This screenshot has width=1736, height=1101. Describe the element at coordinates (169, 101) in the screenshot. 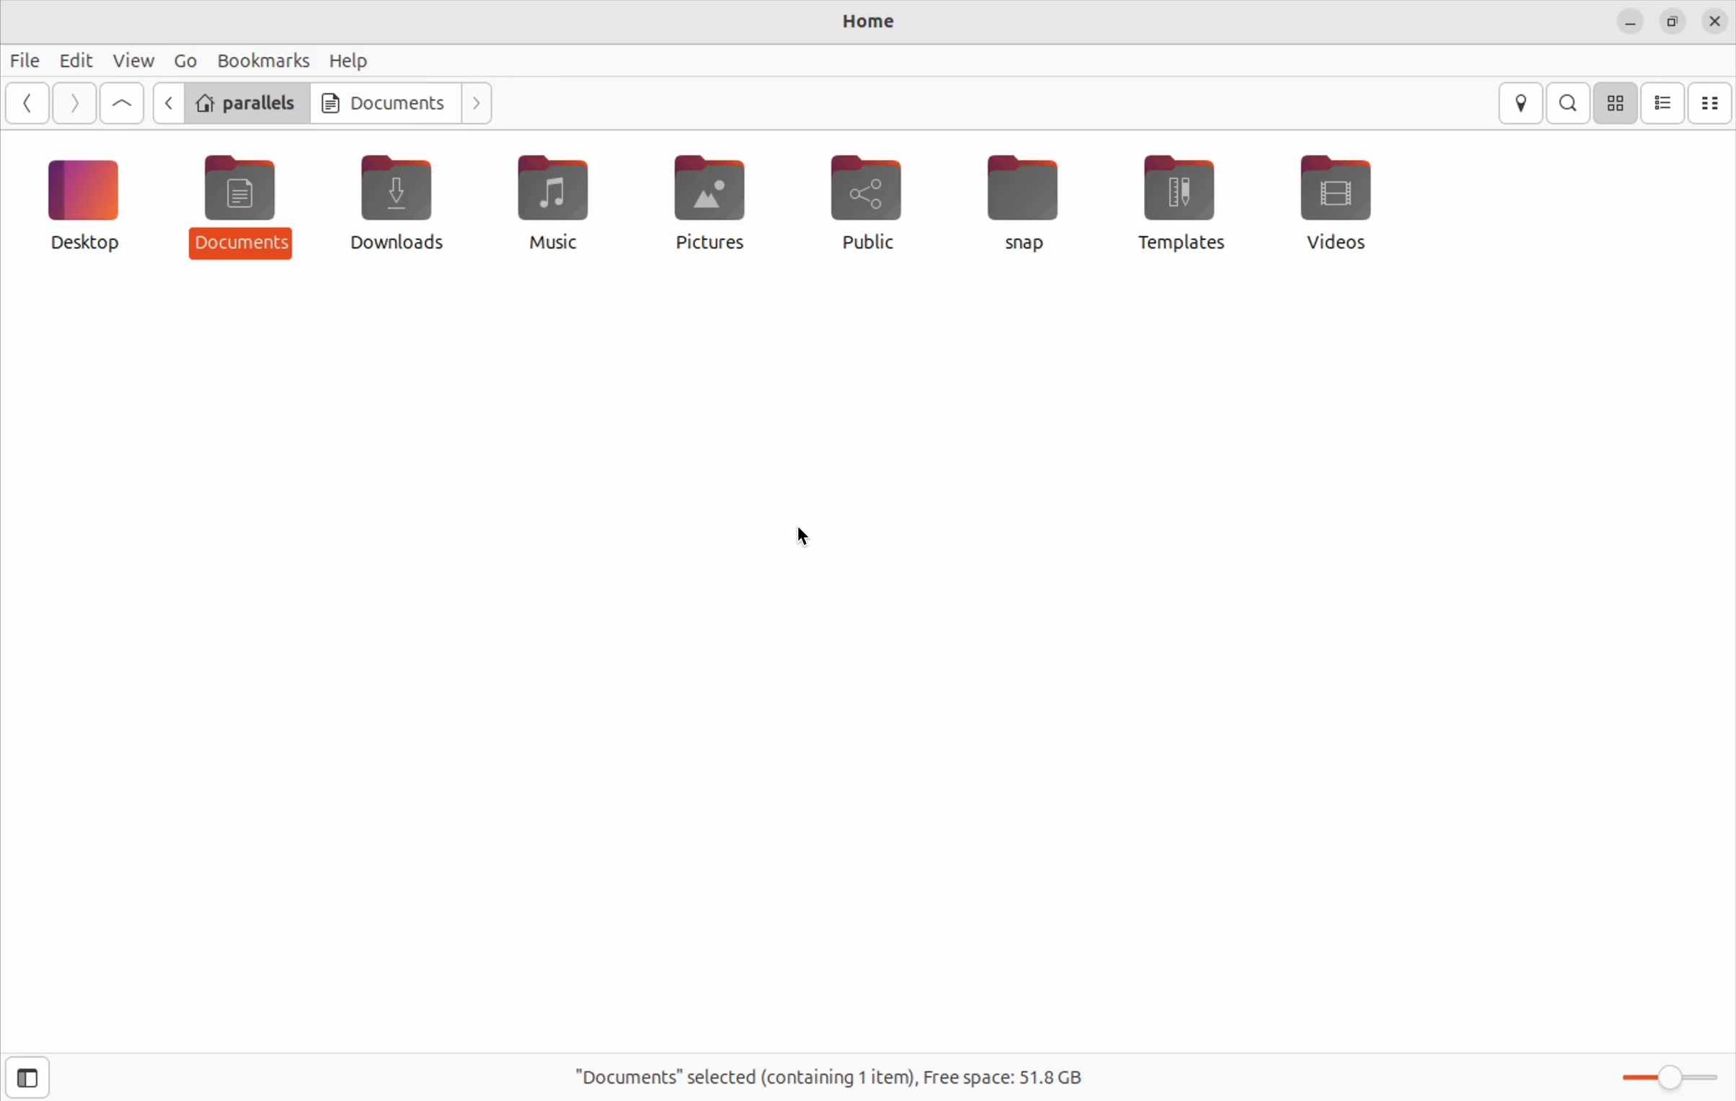

I see `go back` at that location.